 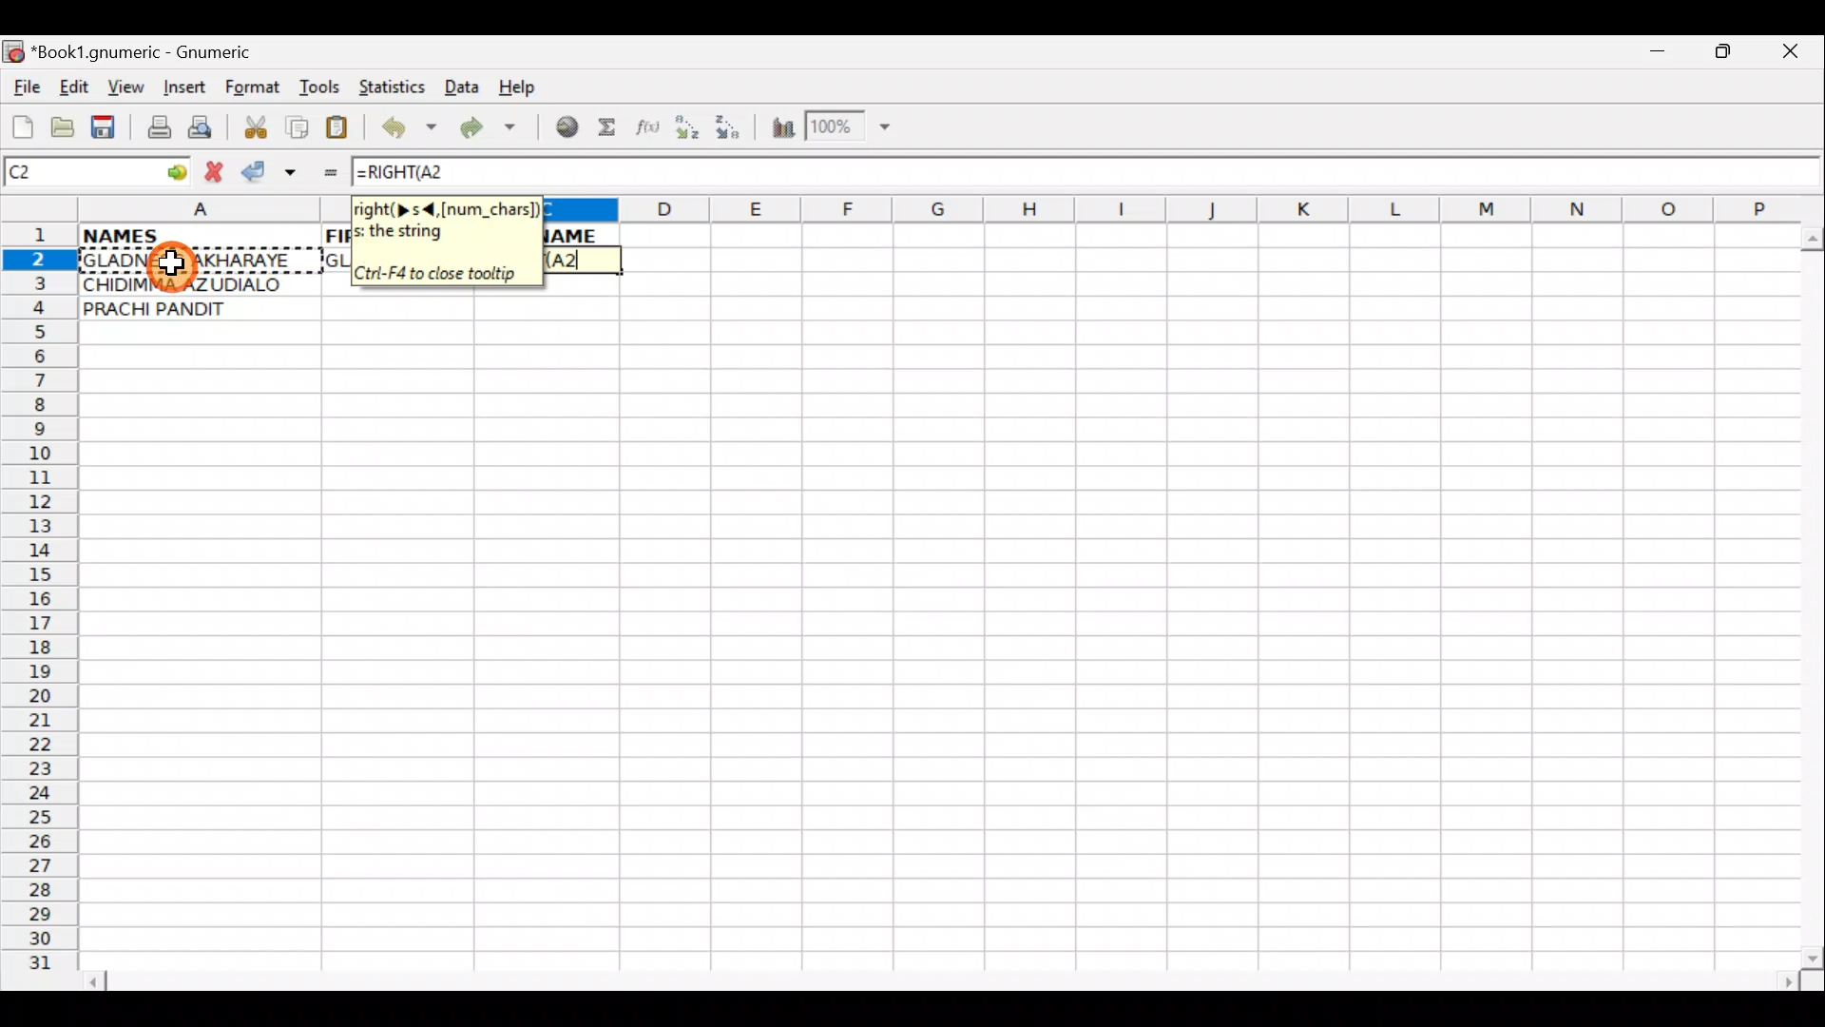 What do you see at coordinates (175, 169) in the screenshot?
I see `go to` at bounding box center [175, 169].